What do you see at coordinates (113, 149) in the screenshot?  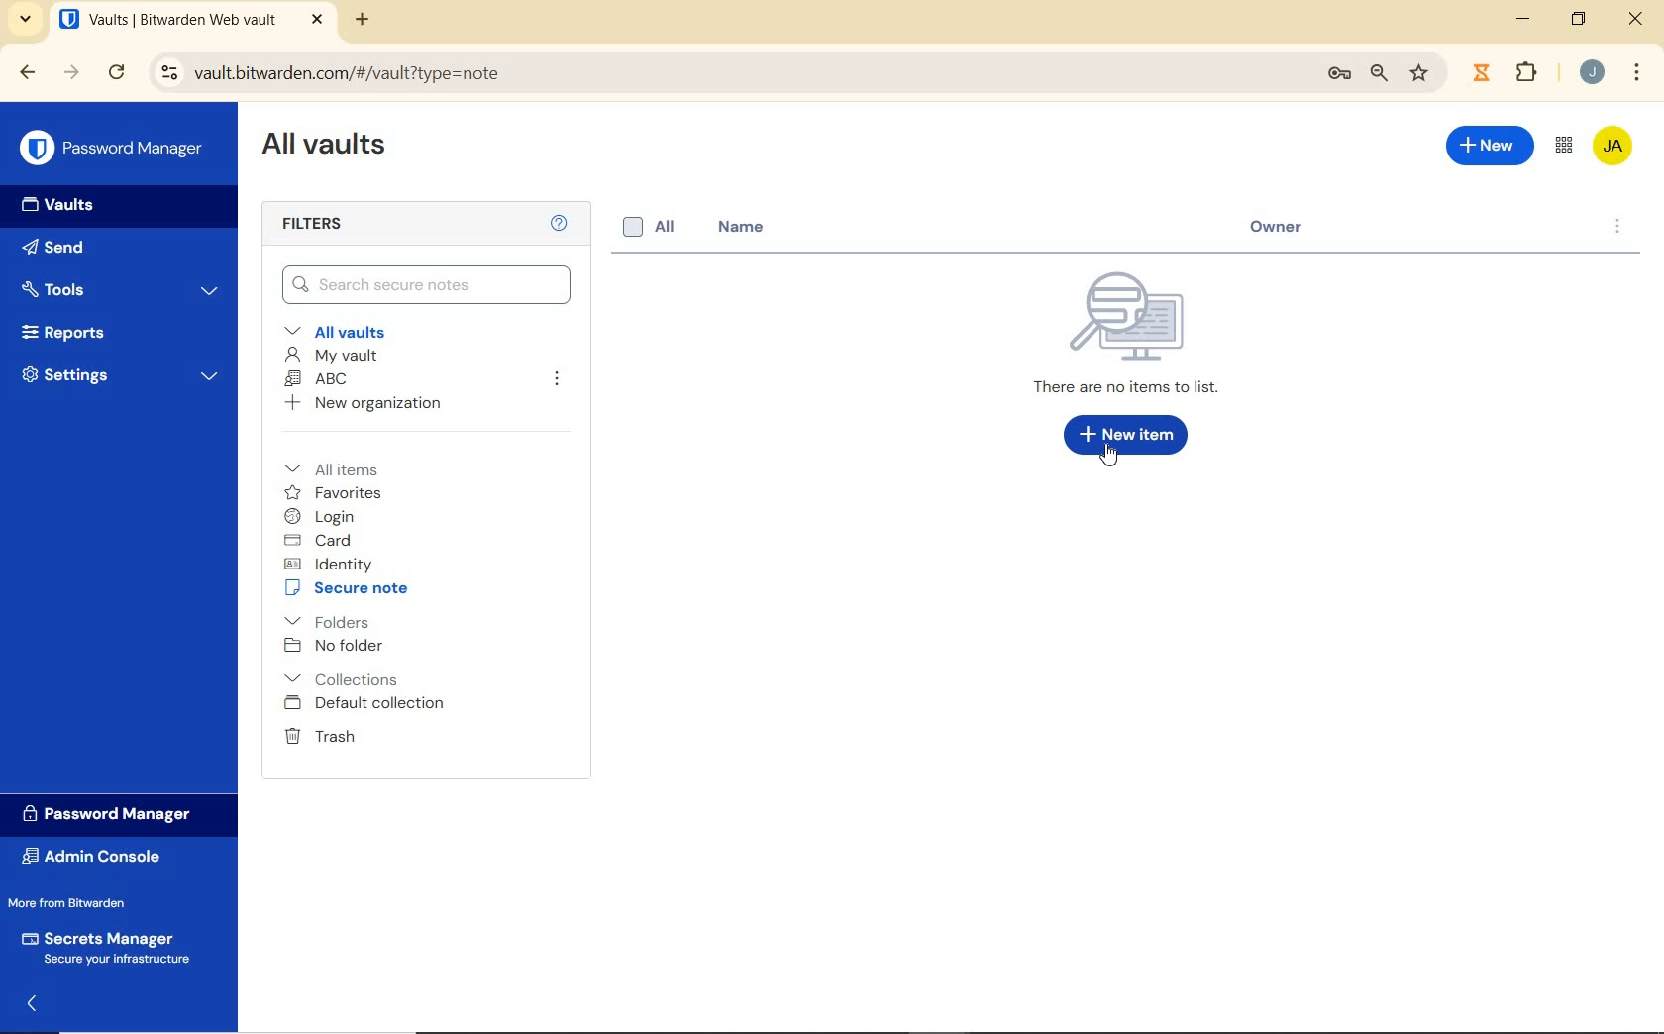 I see `Password Manager` at bounding box center [113, 149].